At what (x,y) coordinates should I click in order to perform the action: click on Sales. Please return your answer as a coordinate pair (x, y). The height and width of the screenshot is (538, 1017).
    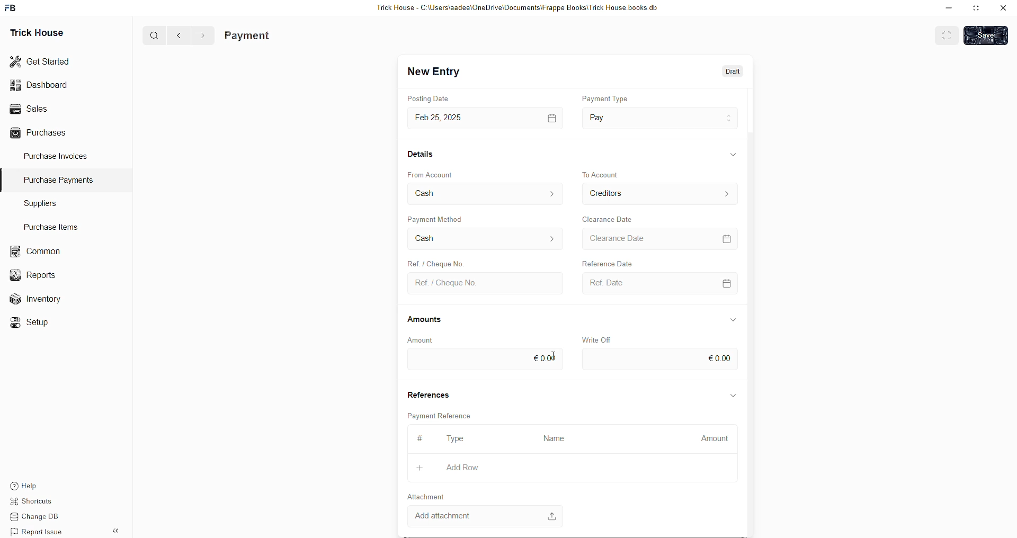
    Looking at the image, I should click on (28, 107).